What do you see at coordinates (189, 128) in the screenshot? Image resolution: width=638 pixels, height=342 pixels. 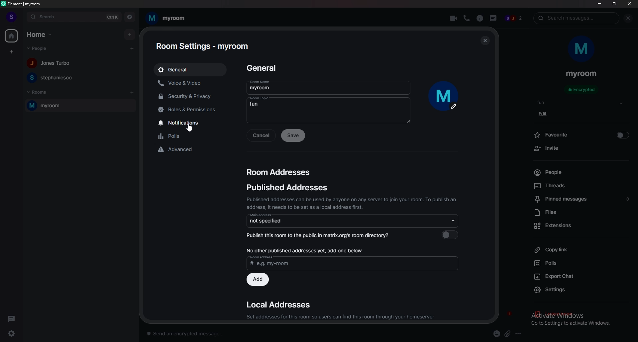 I see `cursor` at bounding box center [189, 128].